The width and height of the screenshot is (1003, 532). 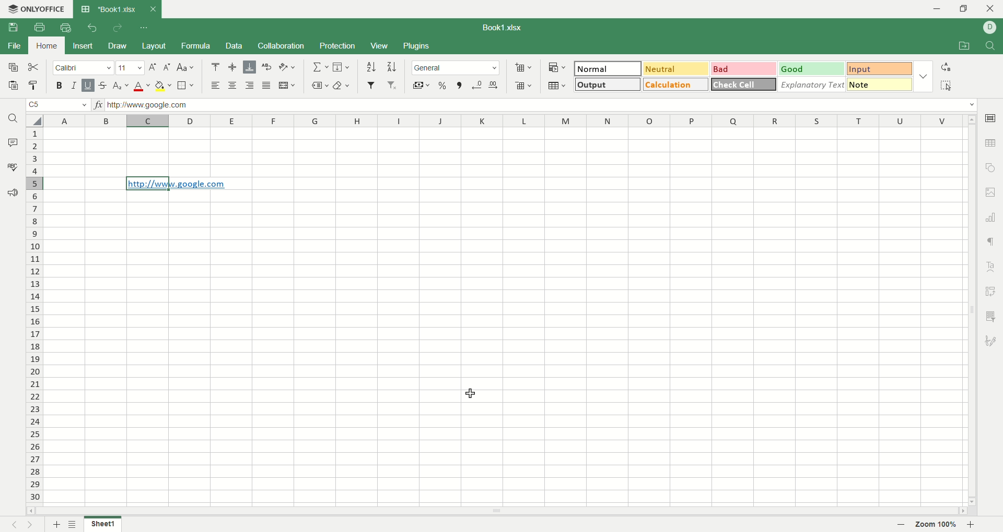 I want to click on save, so click(x=15, y=27).